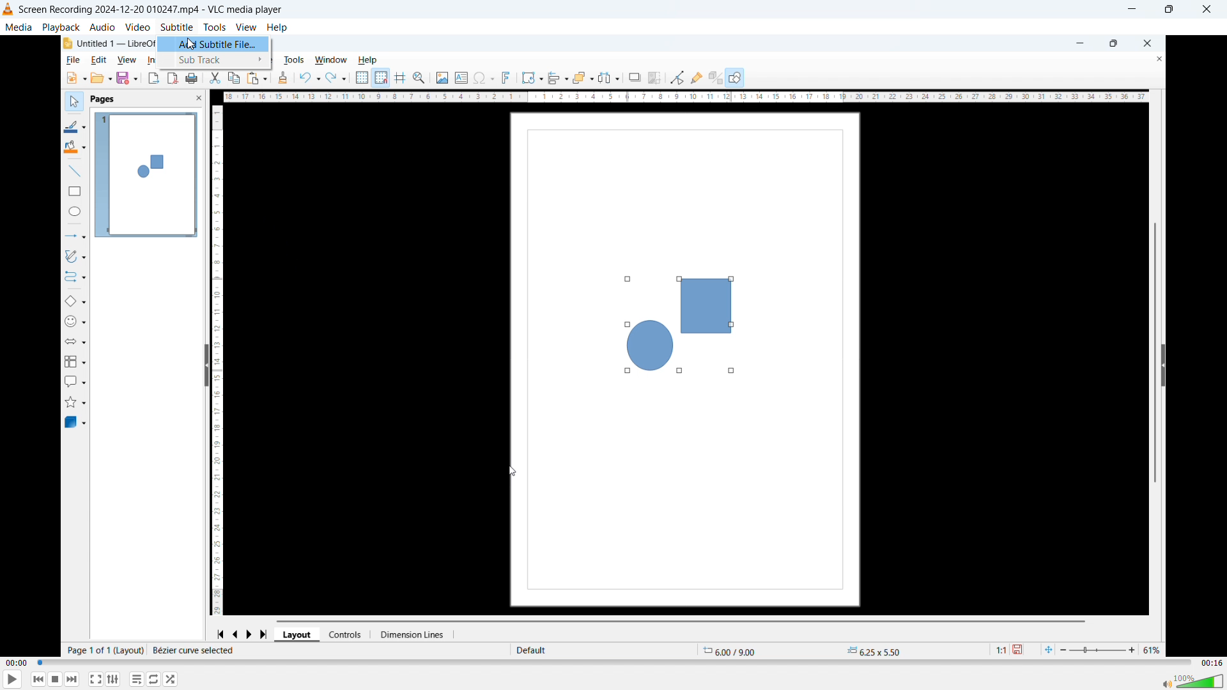 This screenshot has width=1227, height=690. I want to click on Forward or next media , so click(72, 678).